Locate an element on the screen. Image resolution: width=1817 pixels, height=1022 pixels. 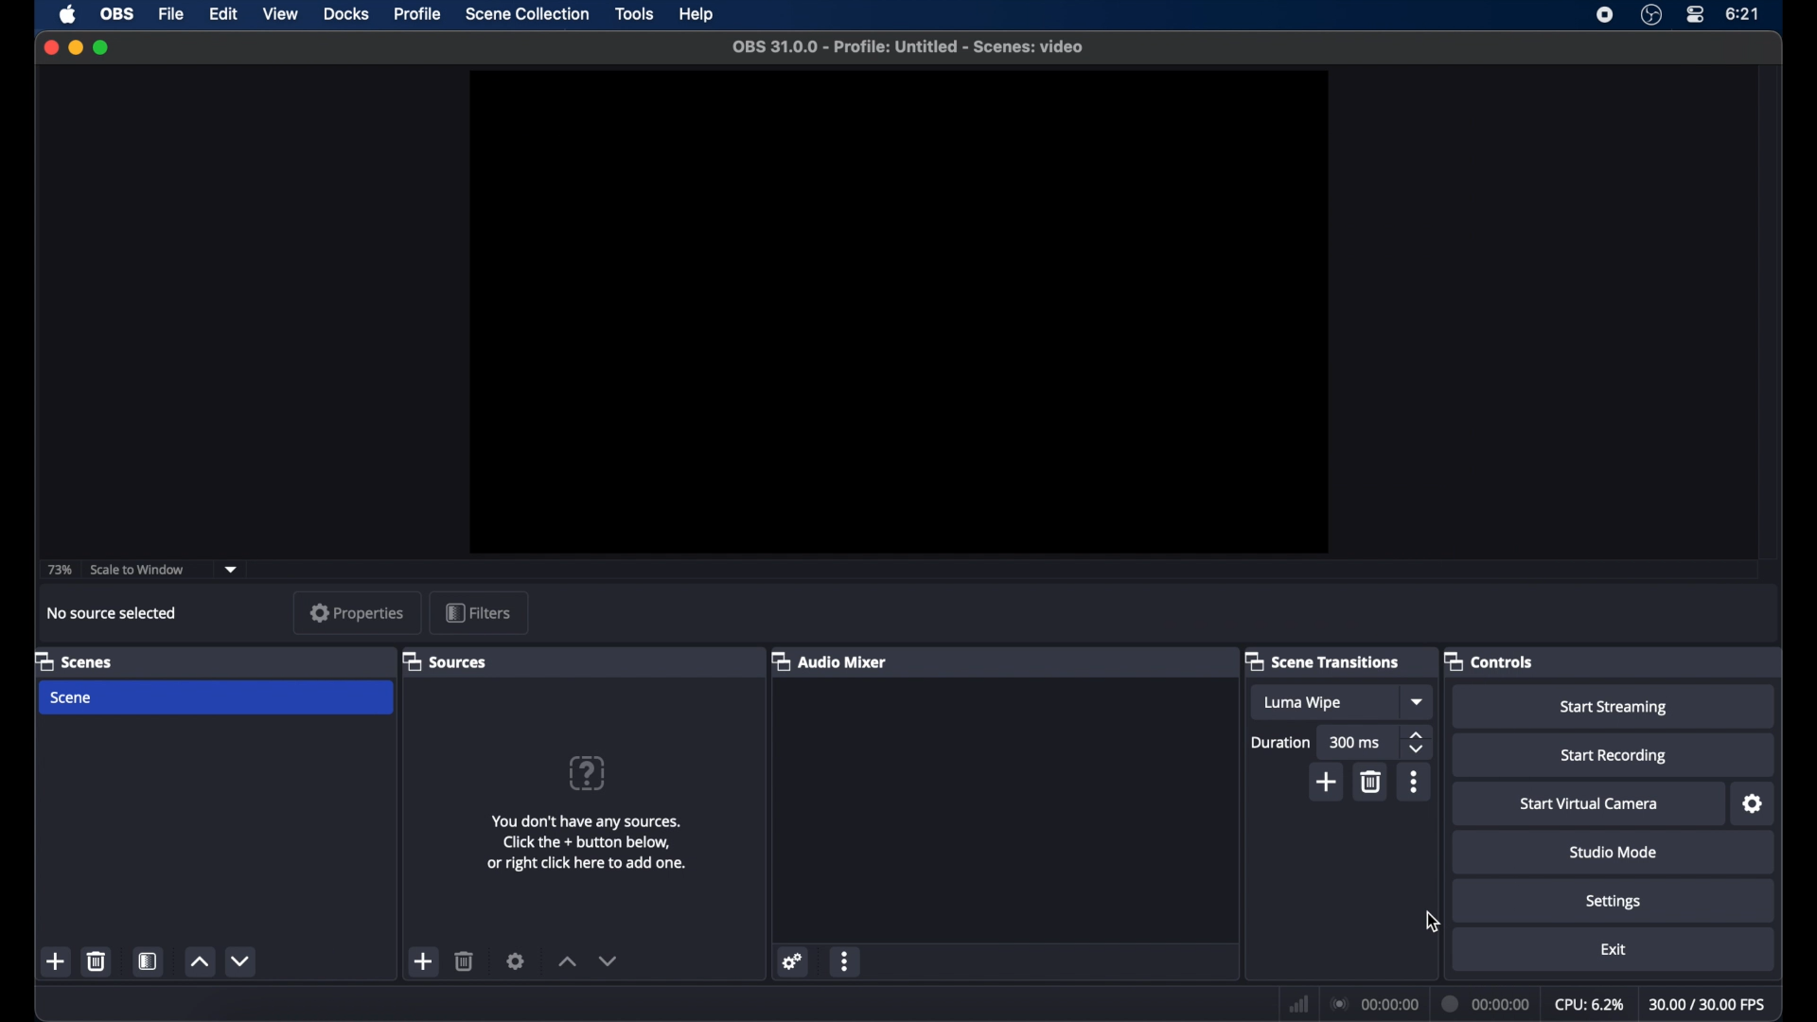
control center is located at coordinates (1694, 15).